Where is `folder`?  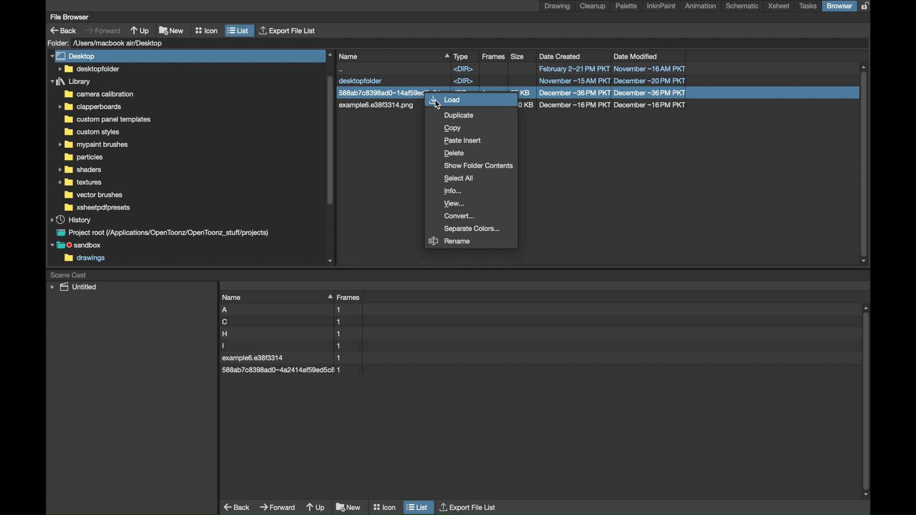
folder is located at coordinates (83, 157).